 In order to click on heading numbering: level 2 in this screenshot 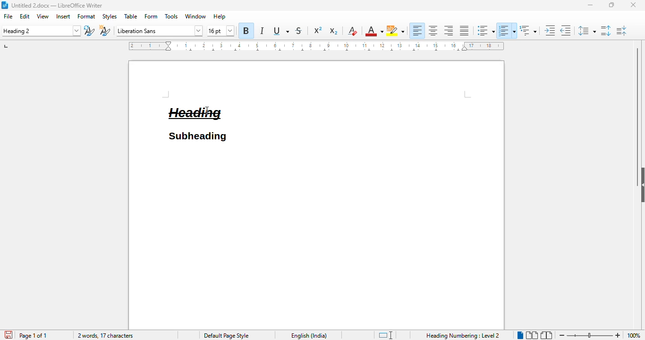, I will do `click(464, 336)`.